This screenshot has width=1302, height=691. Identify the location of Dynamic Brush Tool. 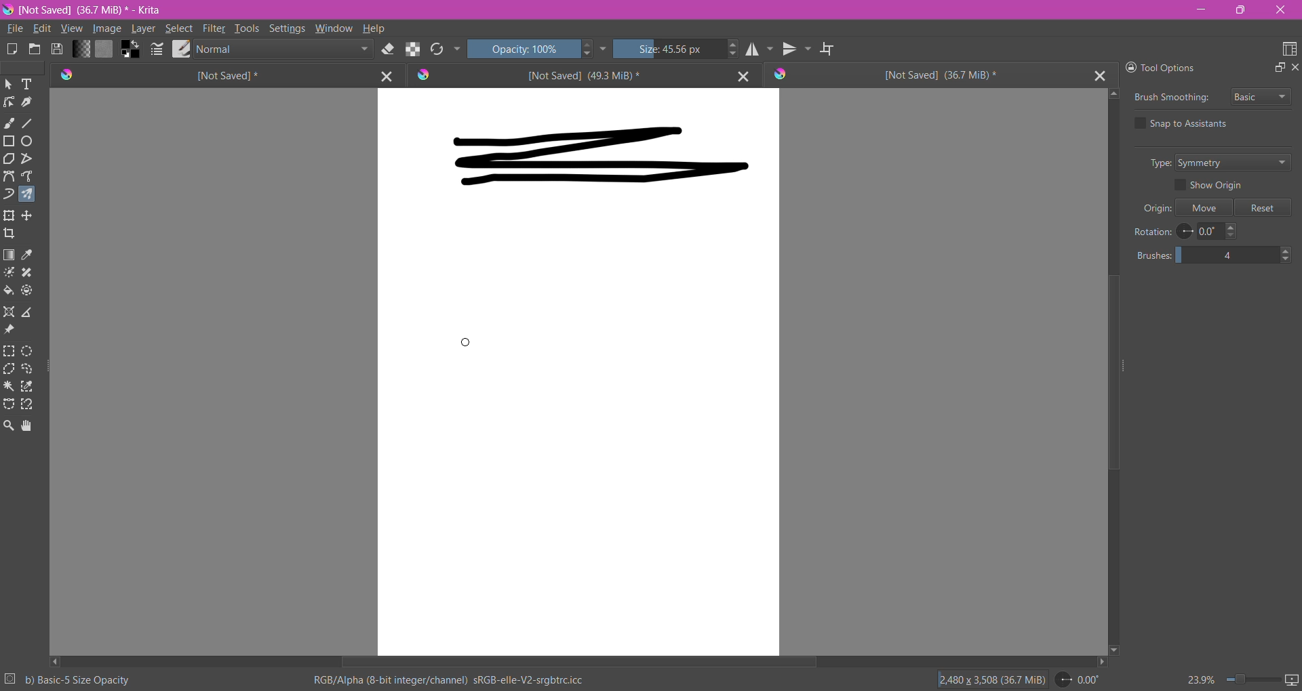
(9, 193).